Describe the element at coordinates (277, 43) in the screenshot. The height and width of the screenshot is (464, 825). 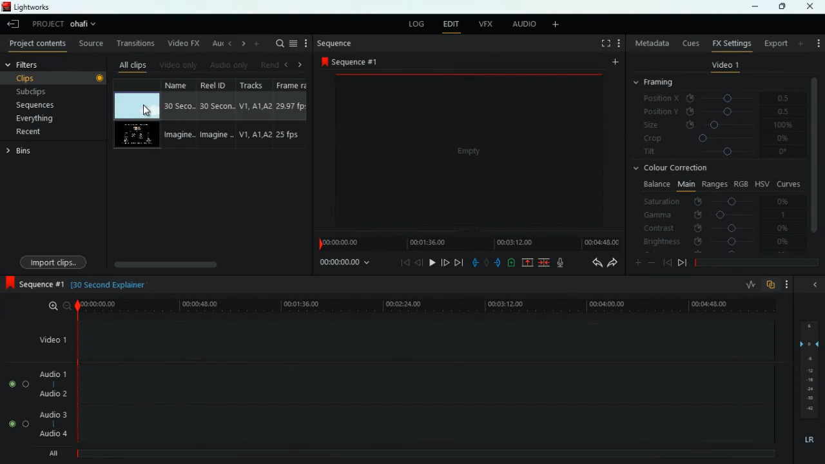
I see `search` at that location.